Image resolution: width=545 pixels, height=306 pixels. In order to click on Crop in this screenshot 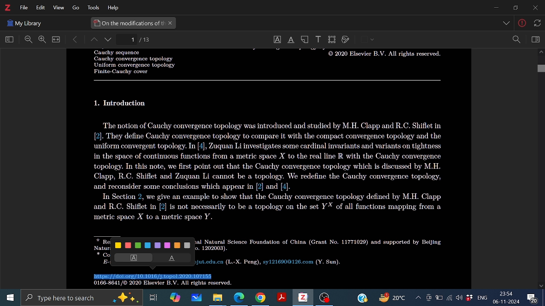, I will do `click(332, 40)`.